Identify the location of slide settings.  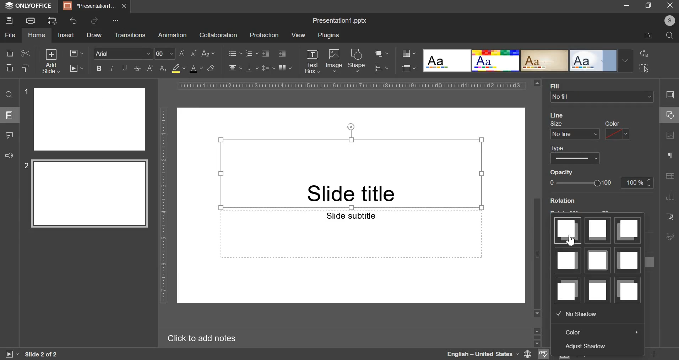
(672, 95).